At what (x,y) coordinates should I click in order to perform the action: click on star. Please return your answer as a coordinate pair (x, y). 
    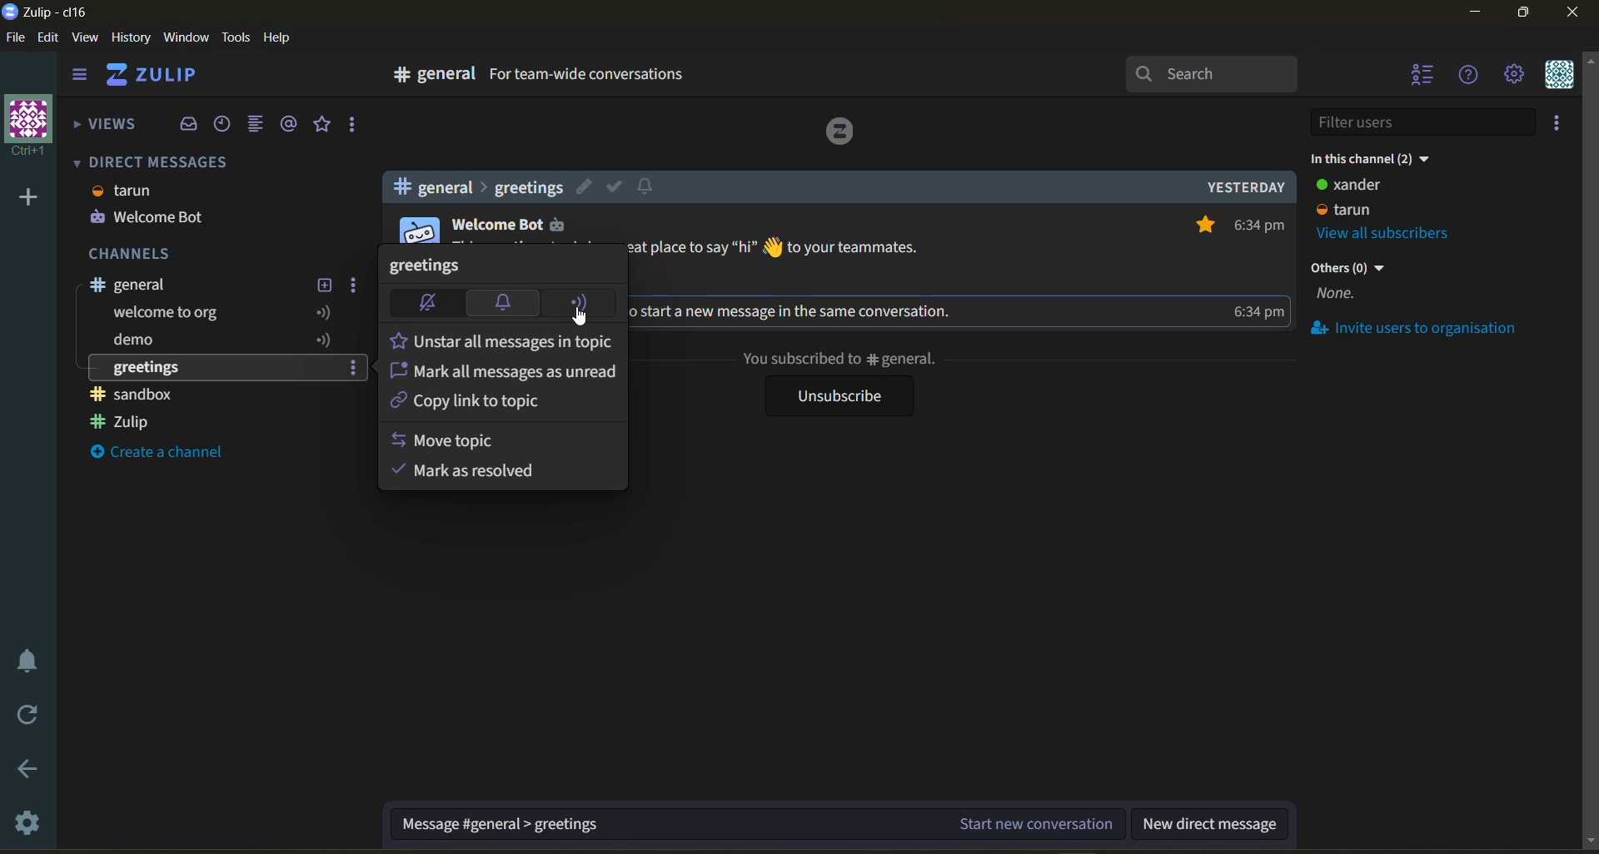
    Looking at the image, I should click on (1202, 223).